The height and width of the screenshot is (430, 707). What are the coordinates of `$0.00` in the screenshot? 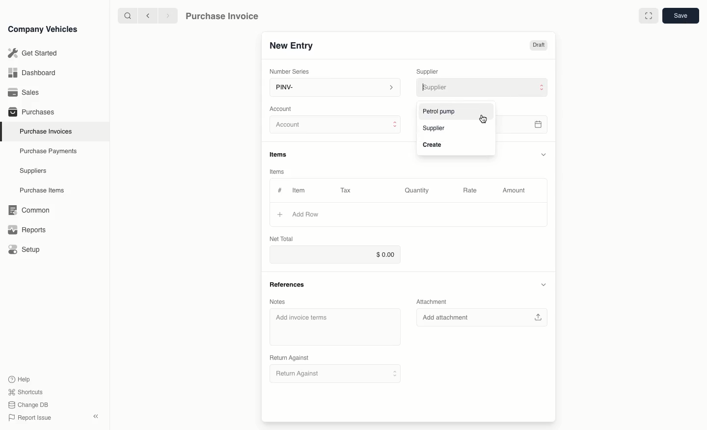 It's located at (334, 254).